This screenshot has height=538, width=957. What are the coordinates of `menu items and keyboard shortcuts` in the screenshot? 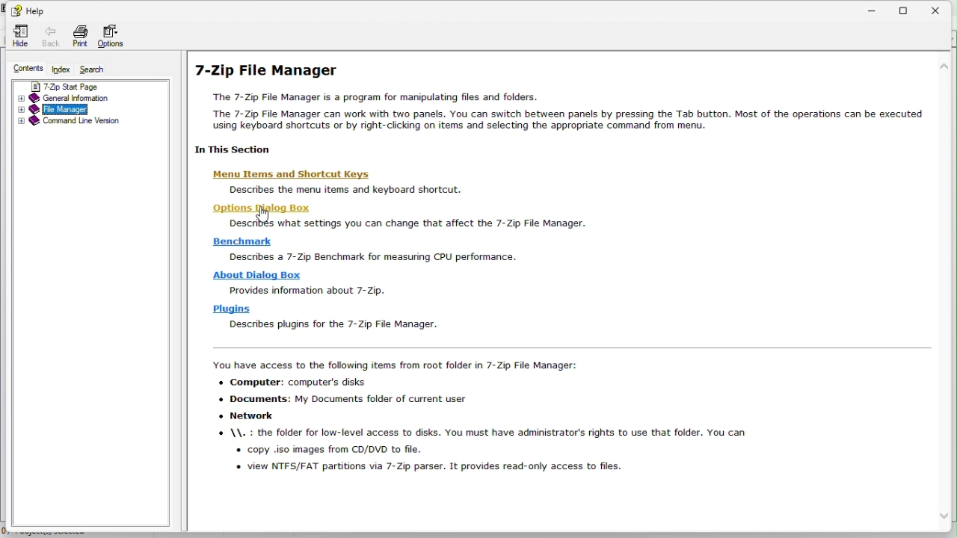 It's located at (337, 190).